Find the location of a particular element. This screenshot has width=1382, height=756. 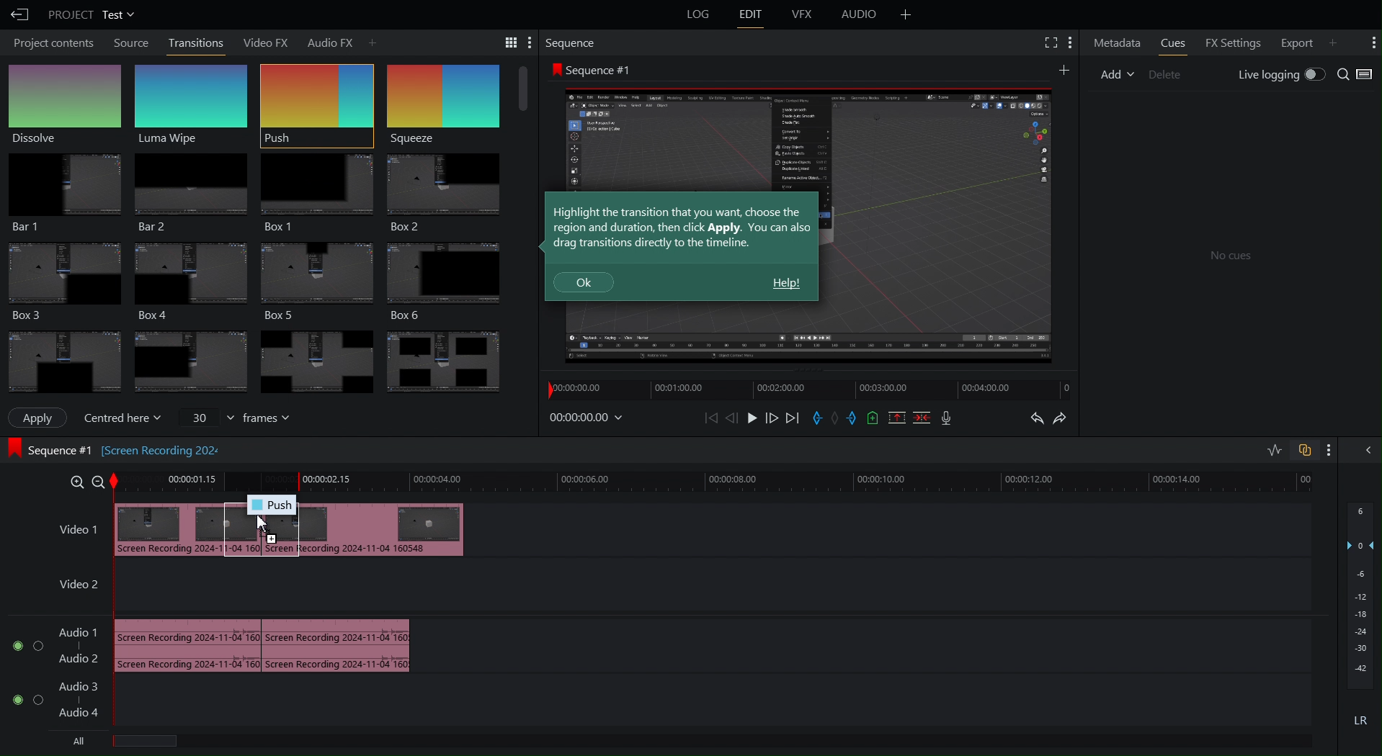

More is located at coordinates (1069, 42).